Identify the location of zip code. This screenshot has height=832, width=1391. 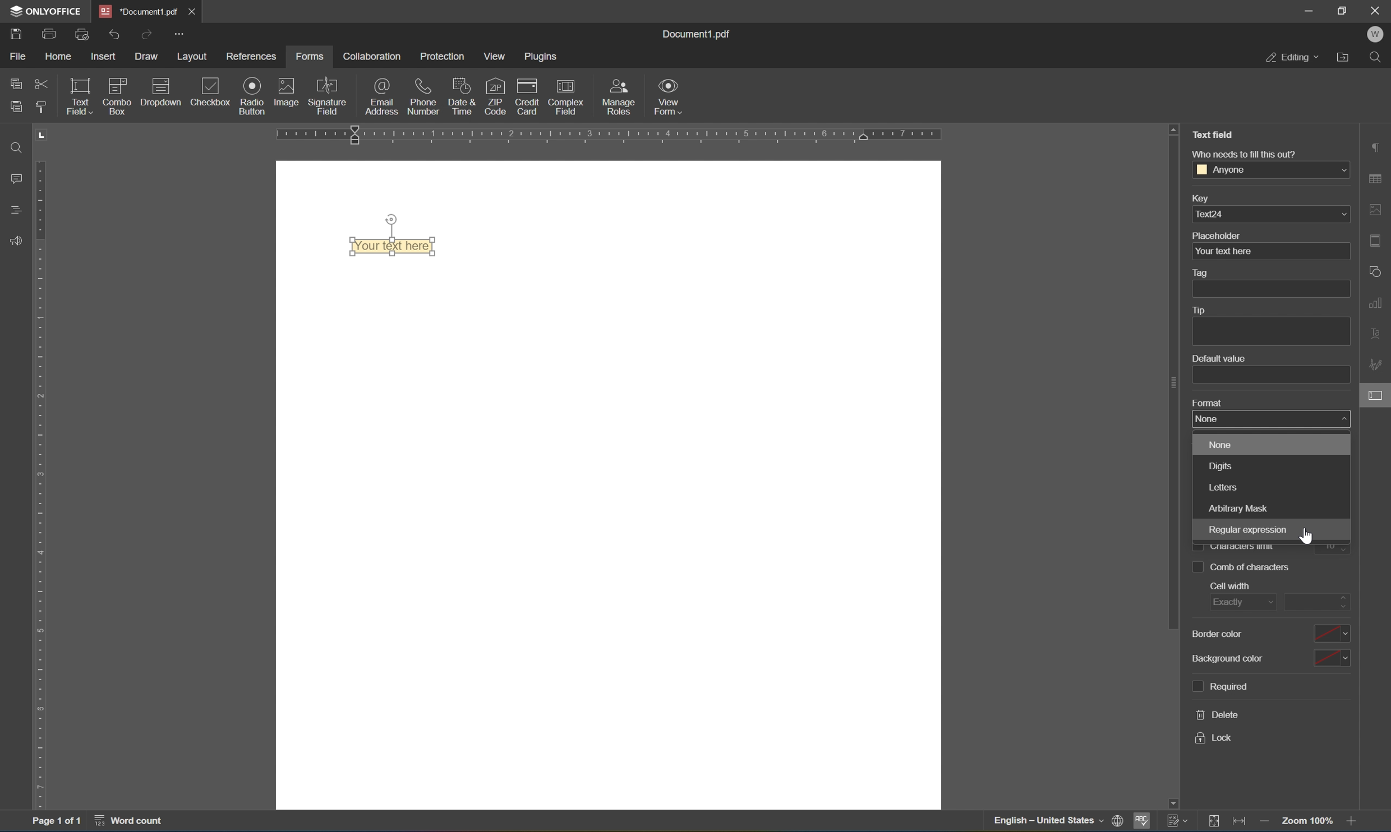
(495, 96).